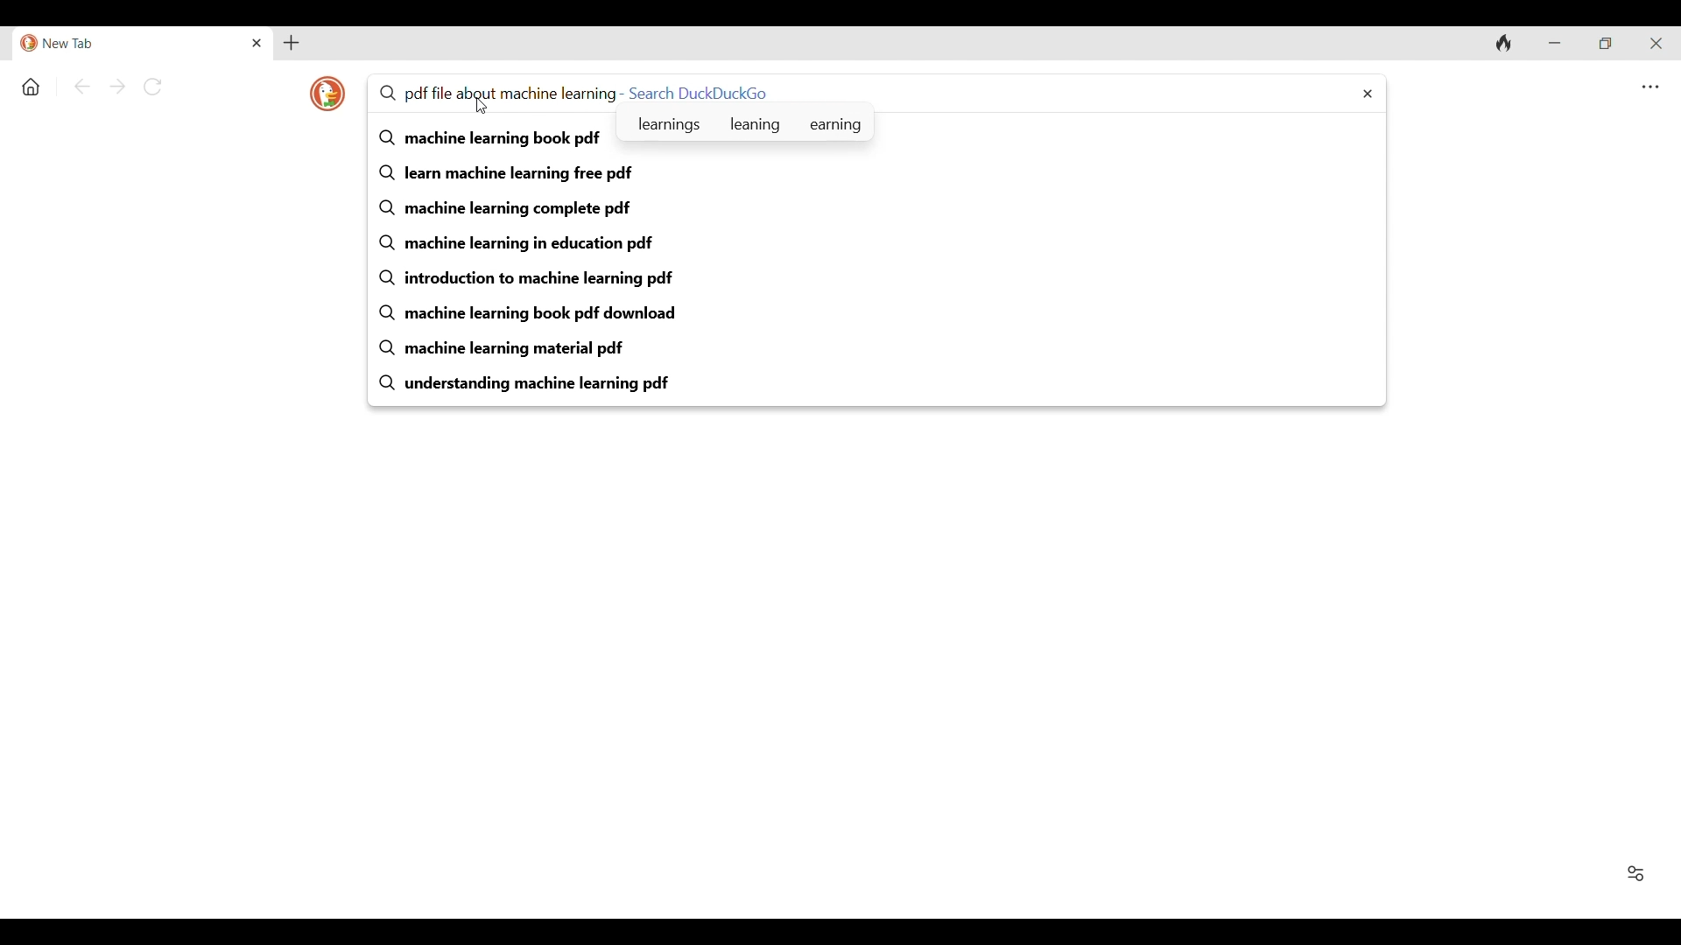 This screenshot has width=1681, height=945. I want to click on Reload page, so click(152, 87).